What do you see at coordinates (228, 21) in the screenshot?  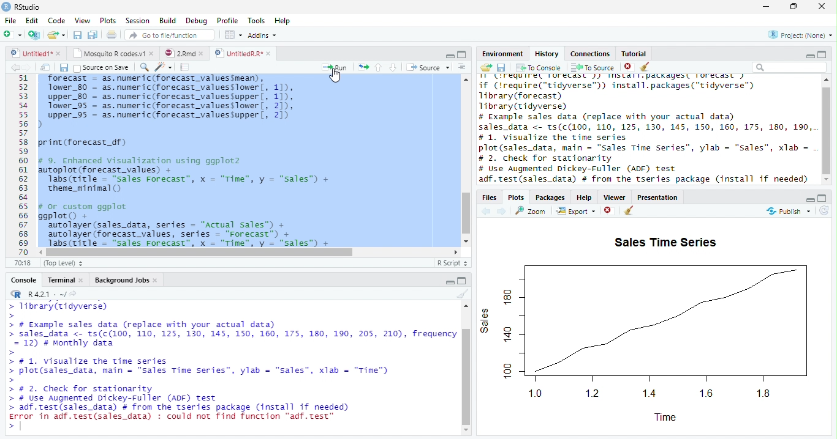 I see `Profile` at bounding box center [228, 21].